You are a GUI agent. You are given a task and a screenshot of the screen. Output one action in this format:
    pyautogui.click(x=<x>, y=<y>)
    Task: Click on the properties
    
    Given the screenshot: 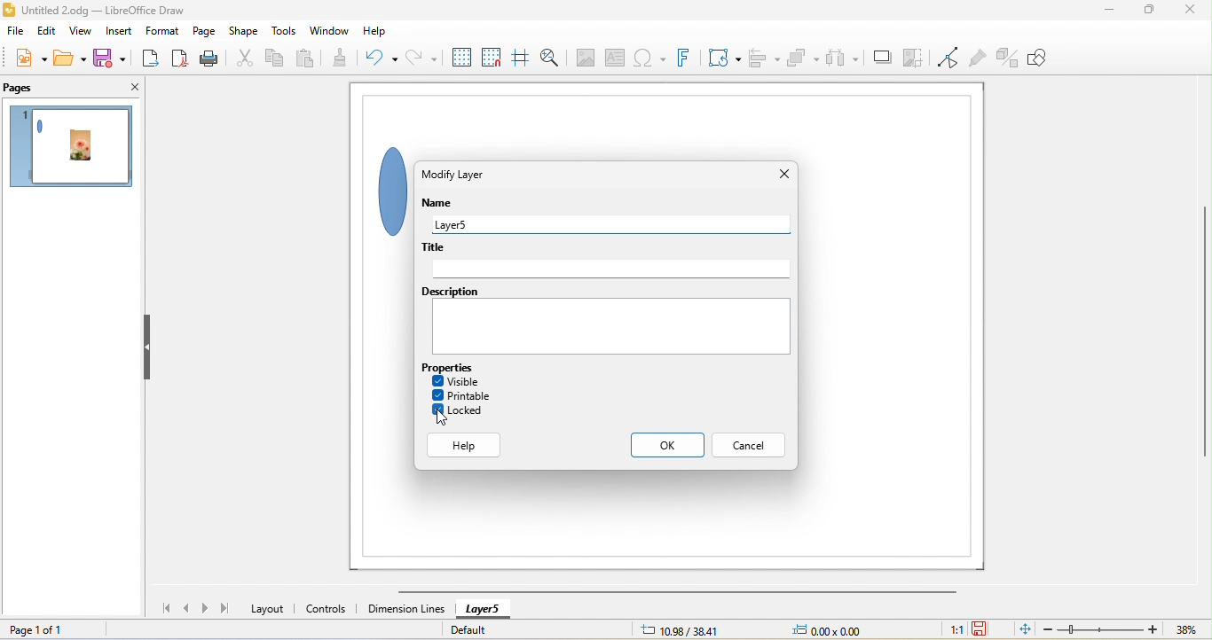 What is the action you would take?
    pyautogui.click(x=460, y=366)
    